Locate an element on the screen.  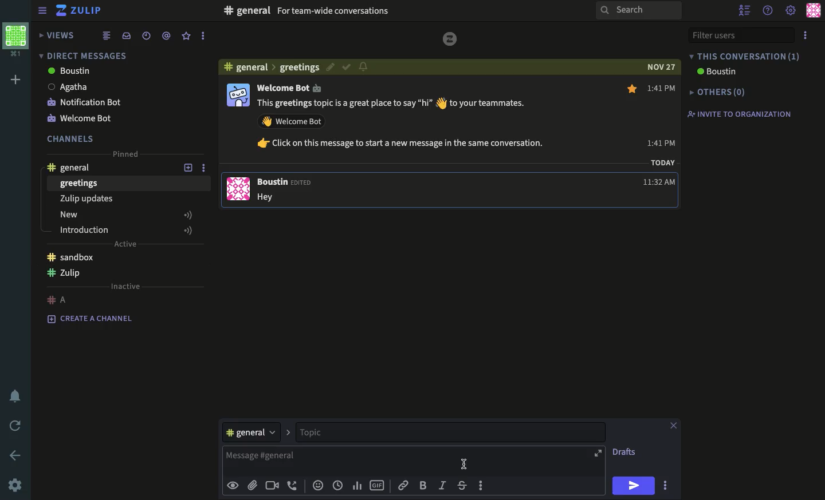
logo is located at coordinates (450, 39).